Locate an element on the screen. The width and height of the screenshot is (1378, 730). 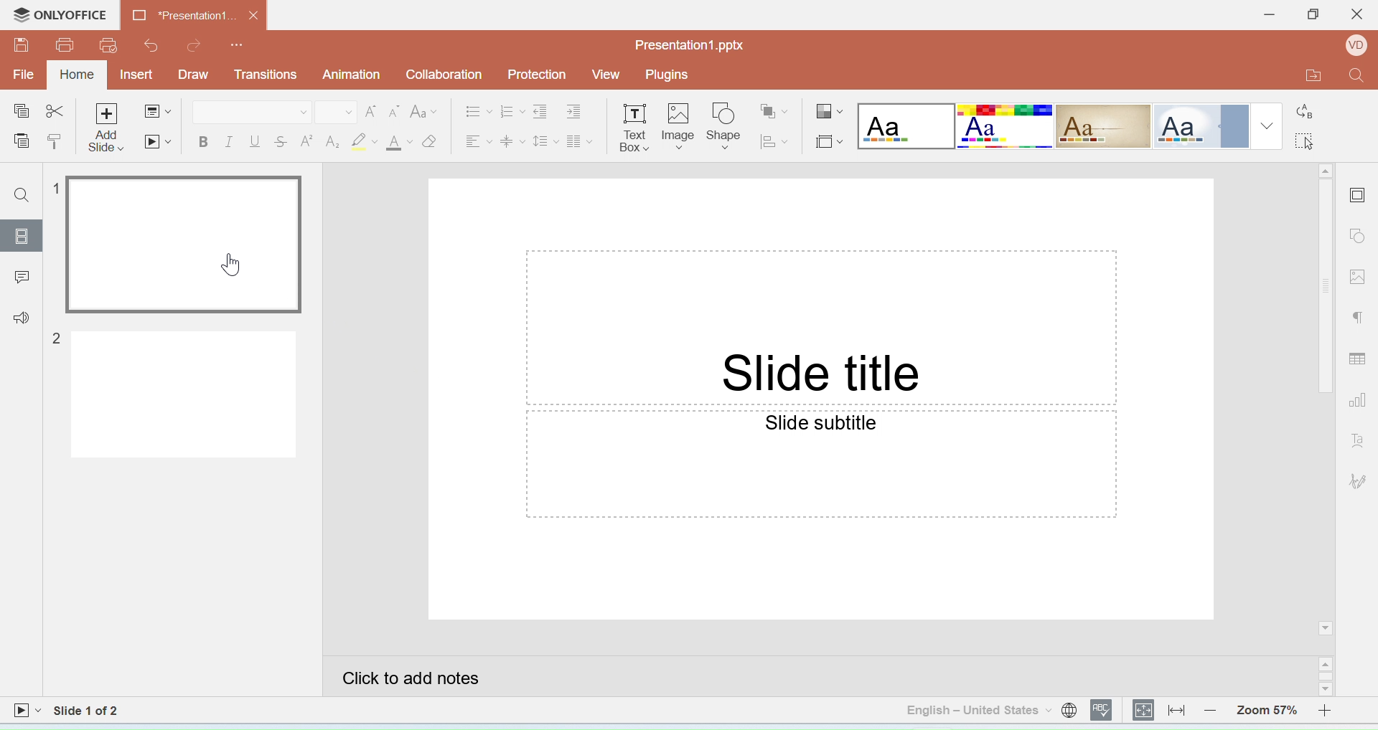
Signature settings is located at coordinates (1360, 480).